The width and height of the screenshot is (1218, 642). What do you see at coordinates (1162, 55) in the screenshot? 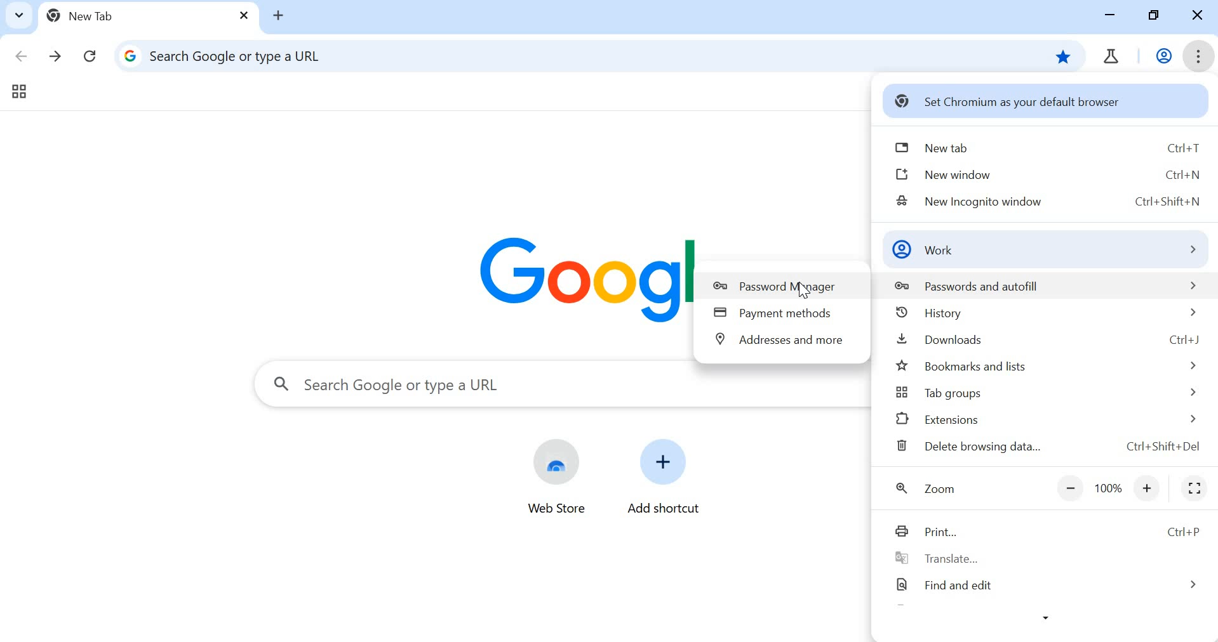
I see `work` at bounding box center [1162, 55].